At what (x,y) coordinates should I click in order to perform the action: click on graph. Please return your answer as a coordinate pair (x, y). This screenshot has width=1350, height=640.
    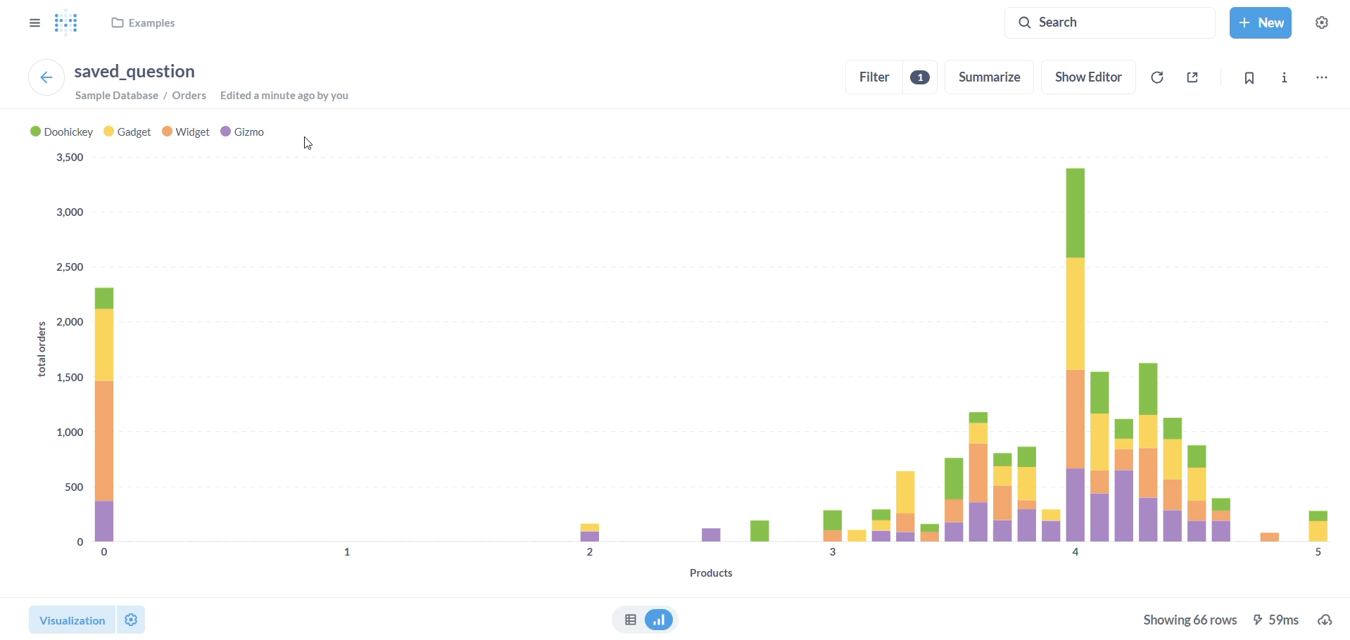
    Looking at the image, I should click on (663, 621).